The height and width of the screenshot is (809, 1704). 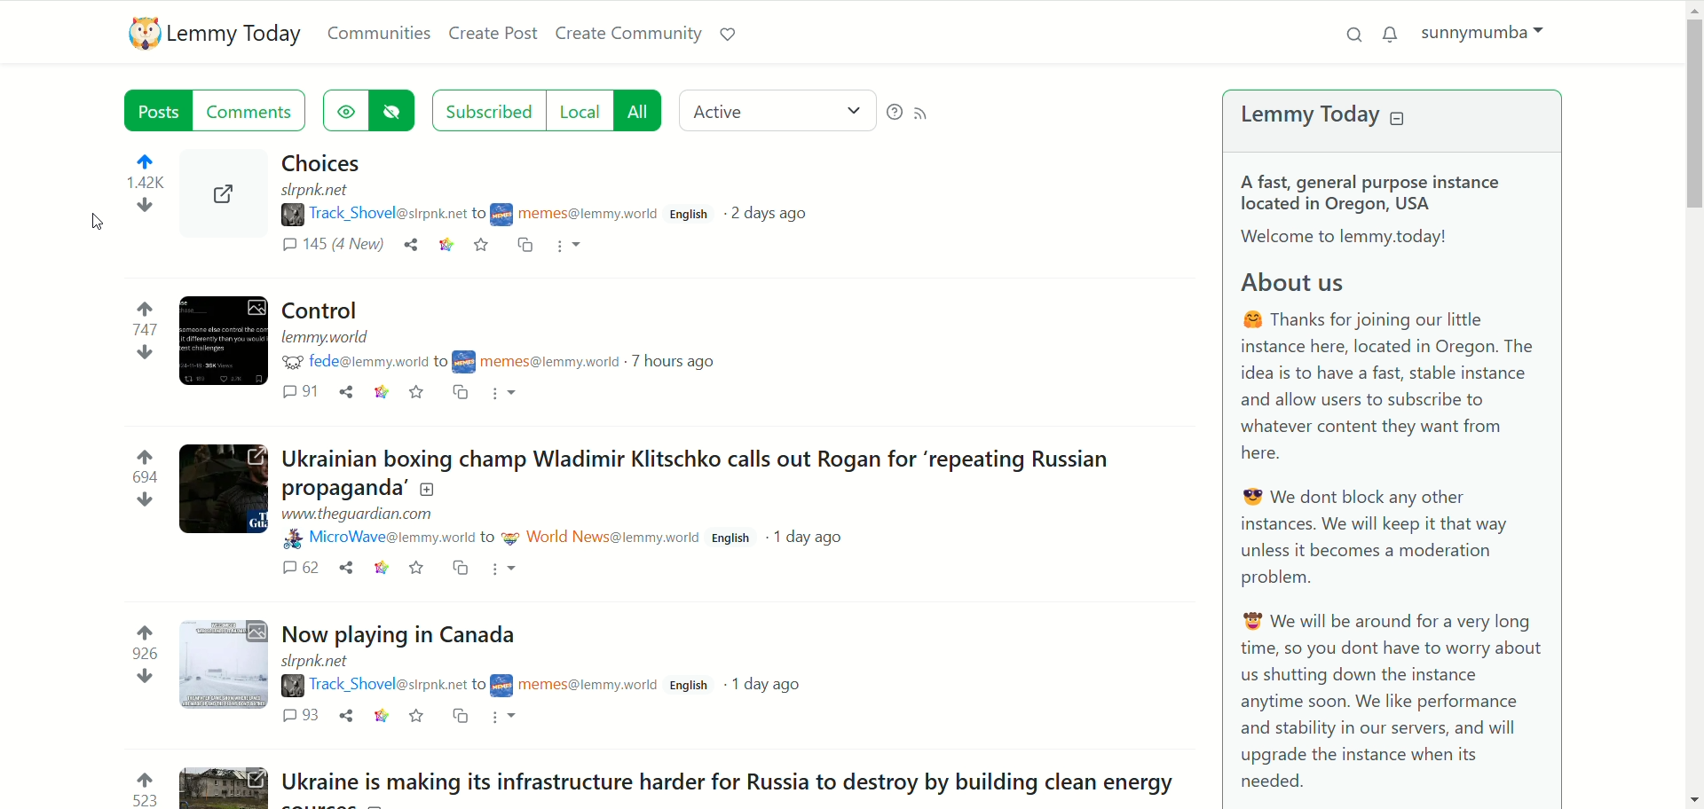 What do you see at coordinates (685, 361) in the screenshot?
I see `7 hours ago` at bounding box center [685, 361].